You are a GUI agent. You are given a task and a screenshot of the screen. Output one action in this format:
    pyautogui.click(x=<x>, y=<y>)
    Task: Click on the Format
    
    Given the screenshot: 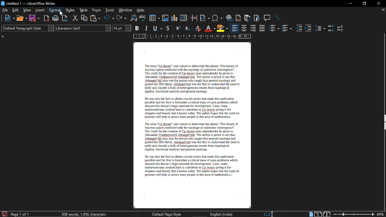 What is the action you would take?
    pyautogui.click(x=56, y=10)
    